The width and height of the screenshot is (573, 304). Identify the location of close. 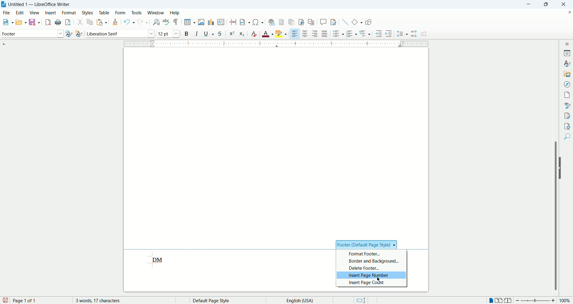
(566, 4).